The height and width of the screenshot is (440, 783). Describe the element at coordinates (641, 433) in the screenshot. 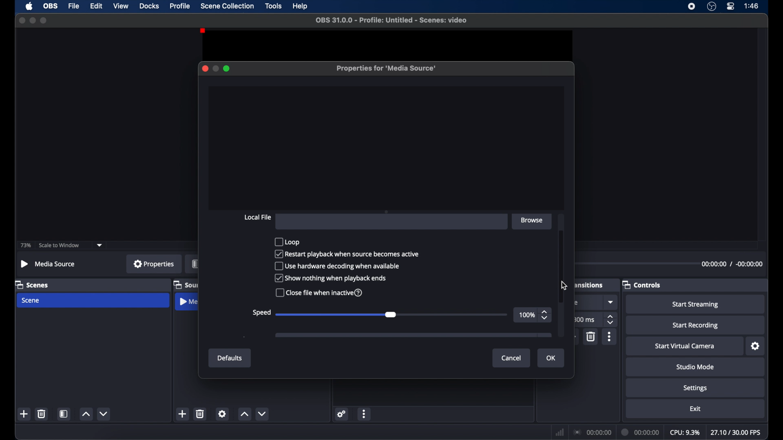

I see `duration` at that location.